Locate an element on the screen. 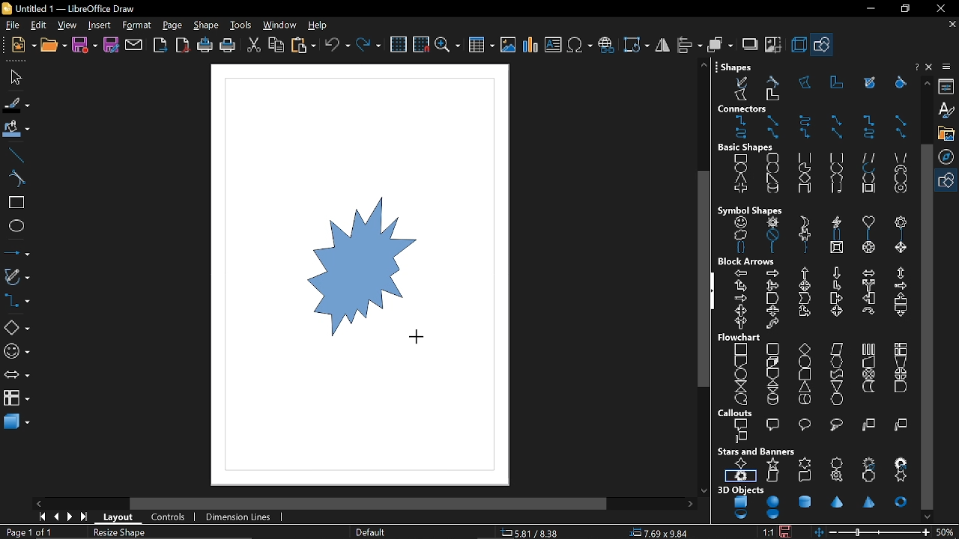  connectors is located at coordinates (16, 303).